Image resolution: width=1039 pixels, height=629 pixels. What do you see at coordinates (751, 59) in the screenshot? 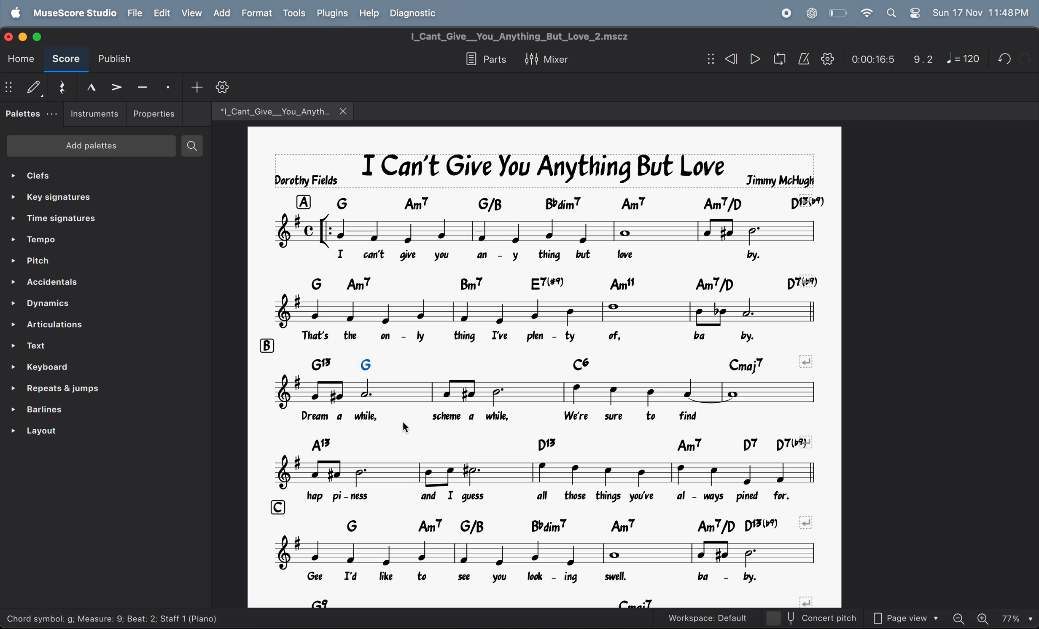
I see `play` at bounding box center [751, 59].